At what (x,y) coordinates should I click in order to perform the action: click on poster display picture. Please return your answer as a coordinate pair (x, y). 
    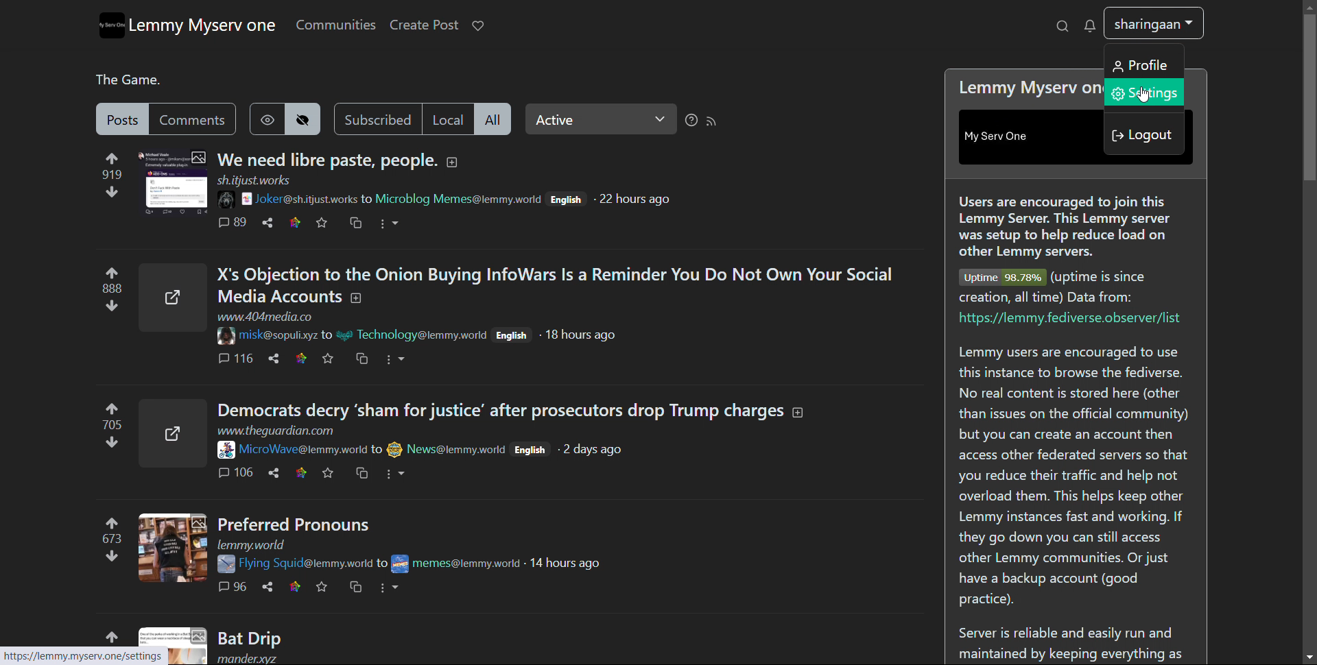
    Looking at the image, I should click on (344, 336).